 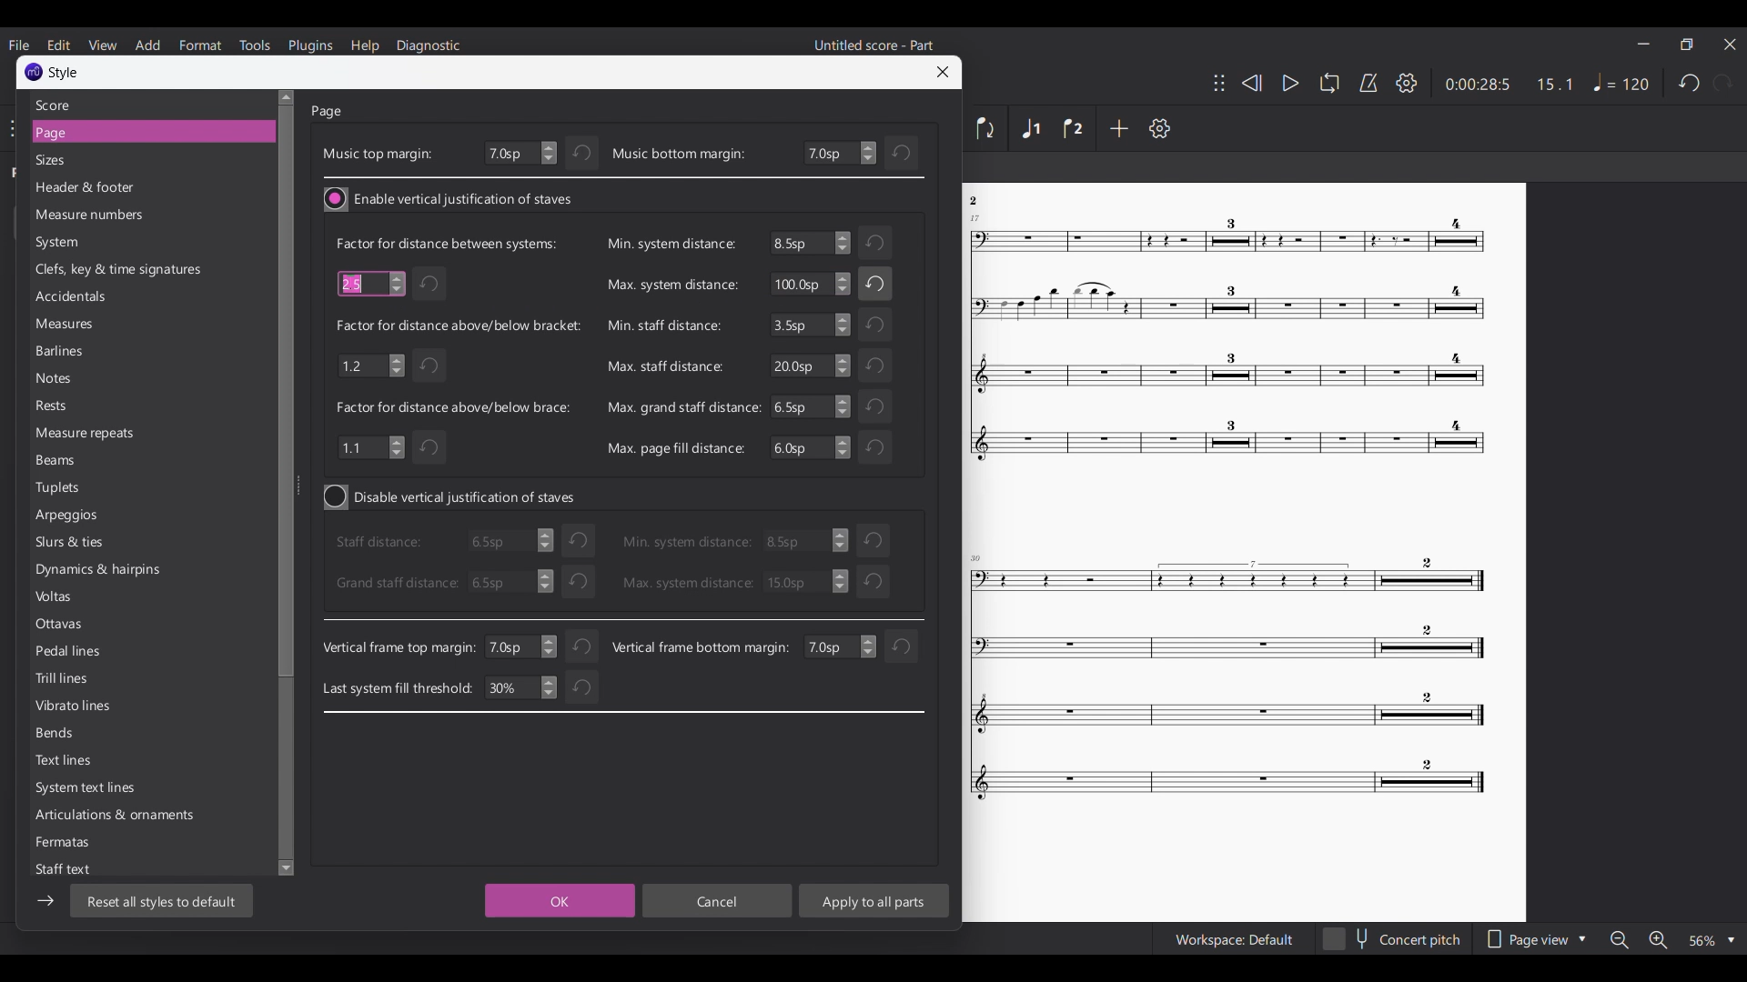 I want to click on Volts, so click(x=95, y=599).